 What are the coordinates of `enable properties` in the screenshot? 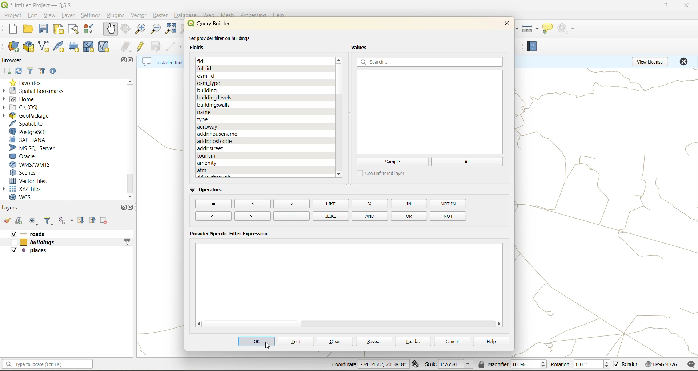 It's located at (57, 70).